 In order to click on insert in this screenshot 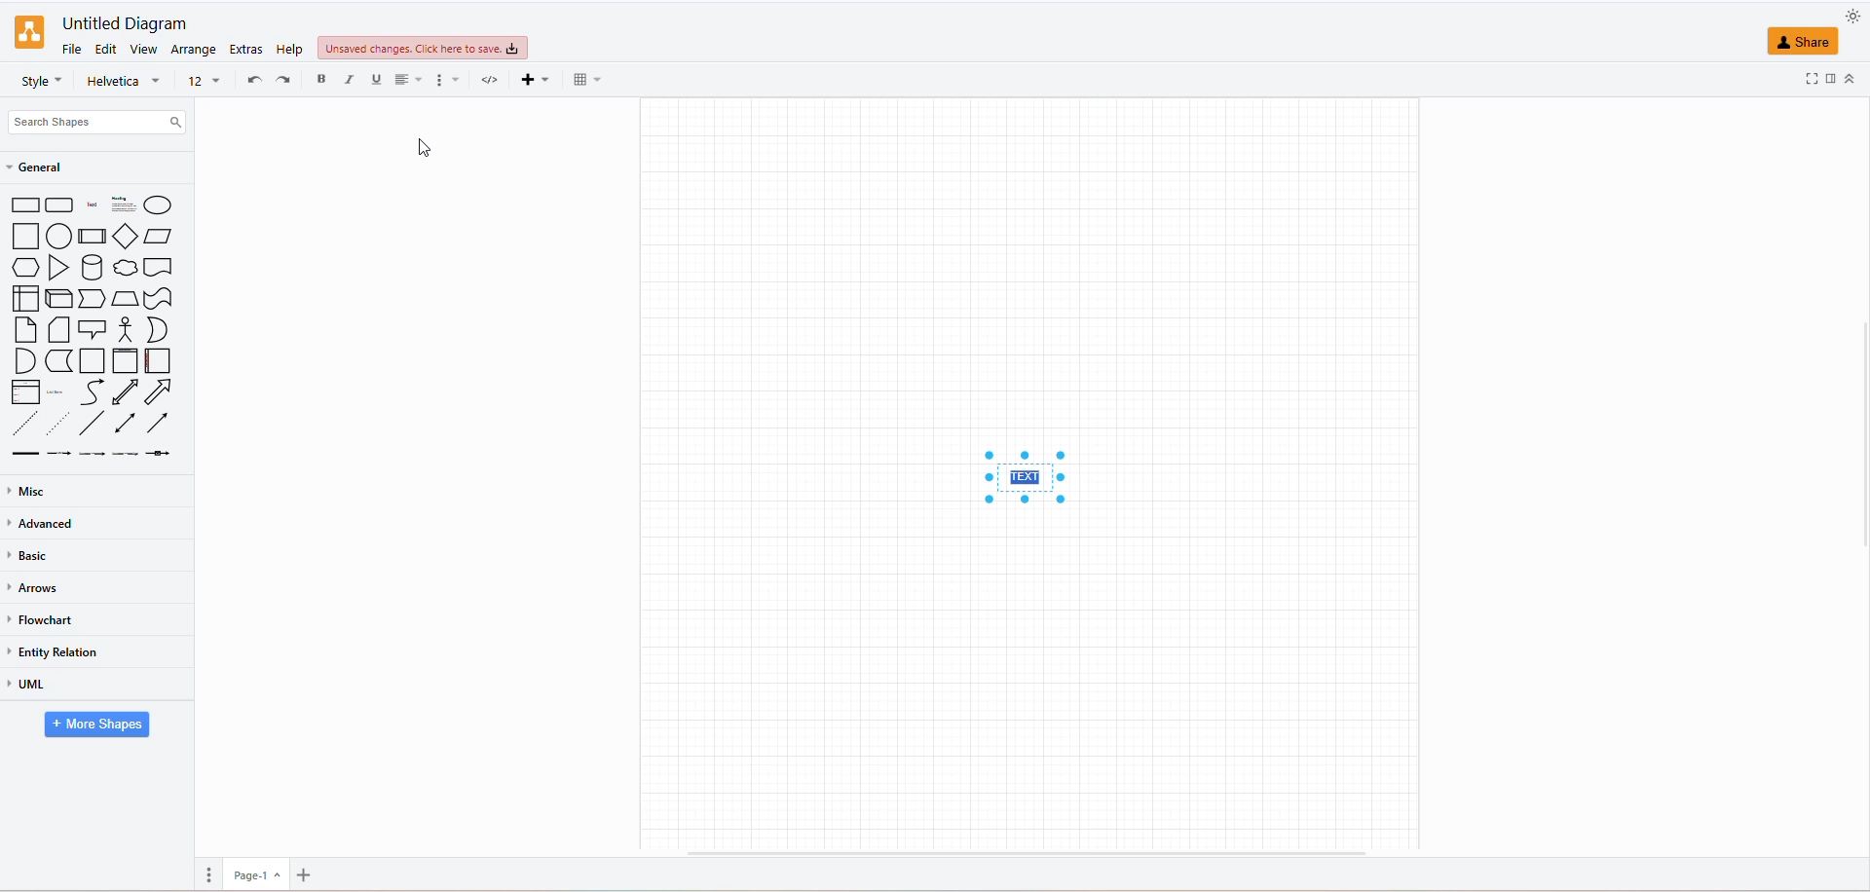, I will do `click(530, 78)`.